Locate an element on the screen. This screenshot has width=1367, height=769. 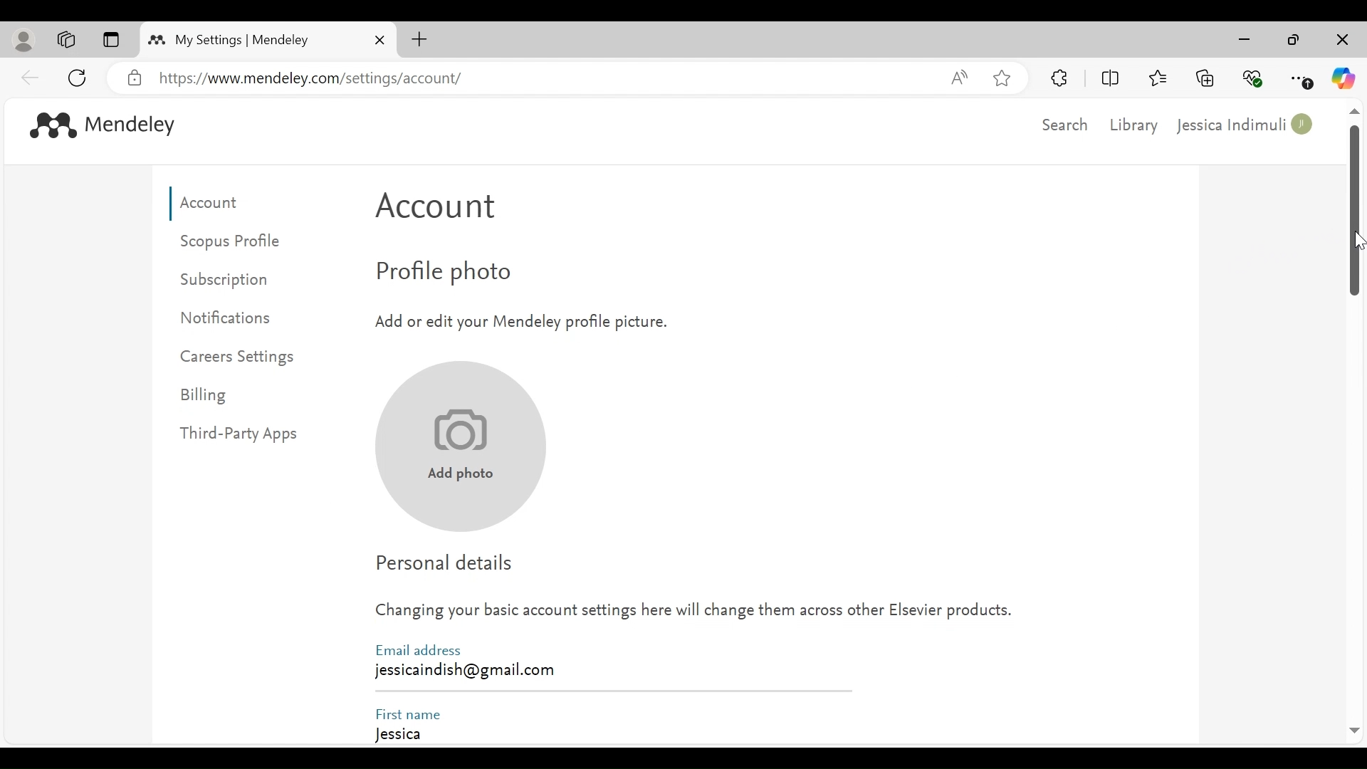
Read aloud this page is located at coordinates (959, 77).